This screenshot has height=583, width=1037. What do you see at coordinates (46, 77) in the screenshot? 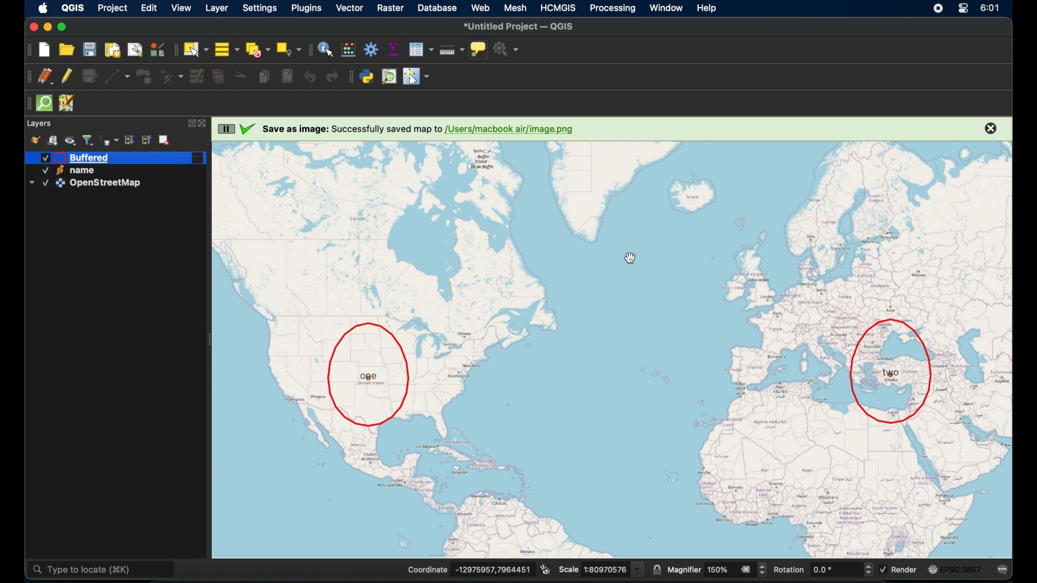
I see `current edits` at bounding box center [46, 77].